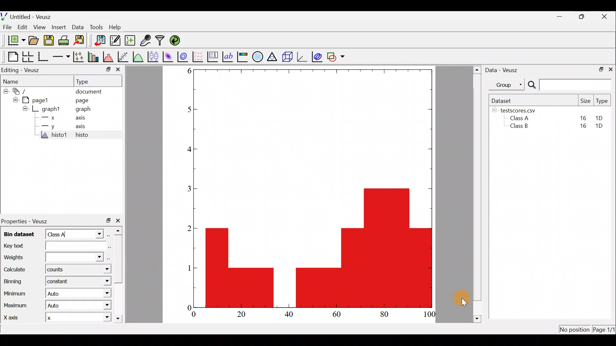  What do you see at coordinates (100, 318) in the screenshot?
I see `X axis dropdown` at bounding box center [100, 318].